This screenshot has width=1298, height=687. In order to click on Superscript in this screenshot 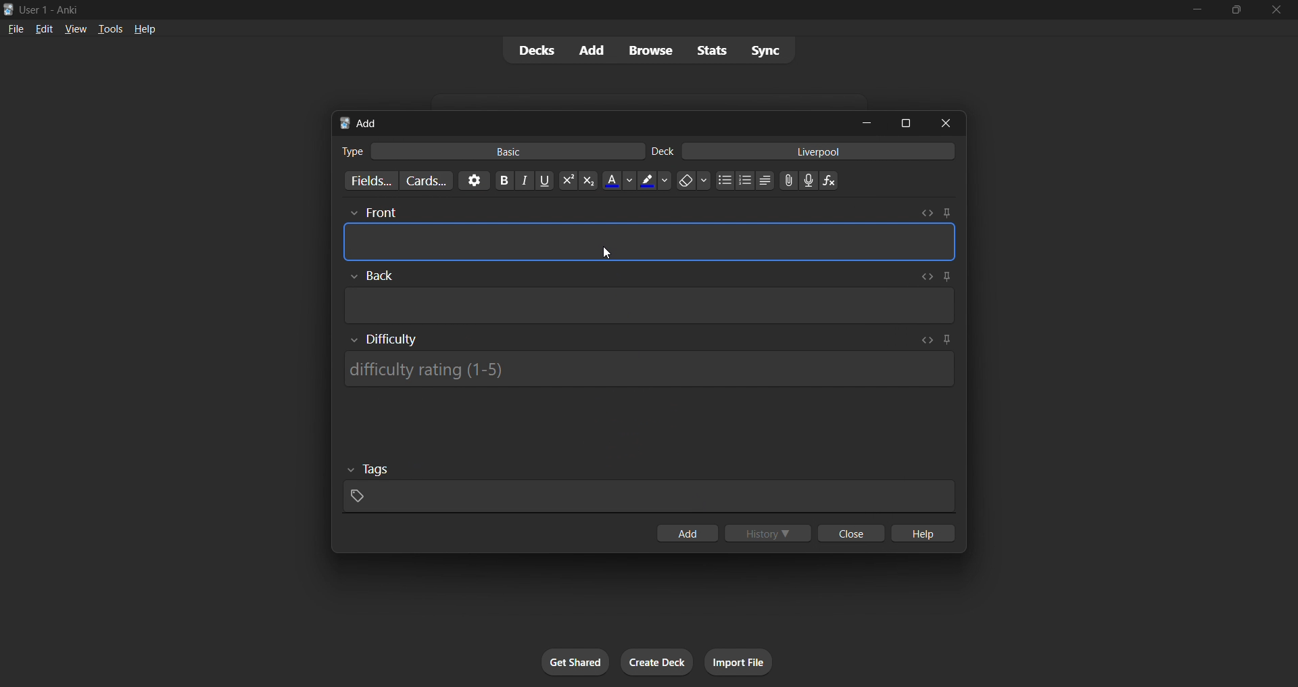, I will do `click(568, 181)`.